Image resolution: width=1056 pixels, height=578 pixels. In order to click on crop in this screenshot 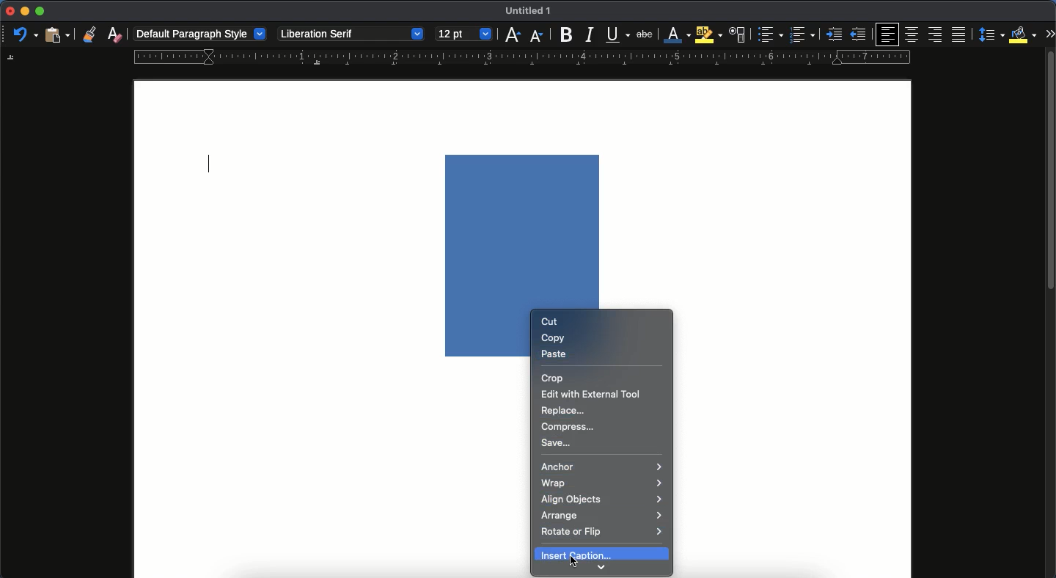, I will do `click(556, 378)`.